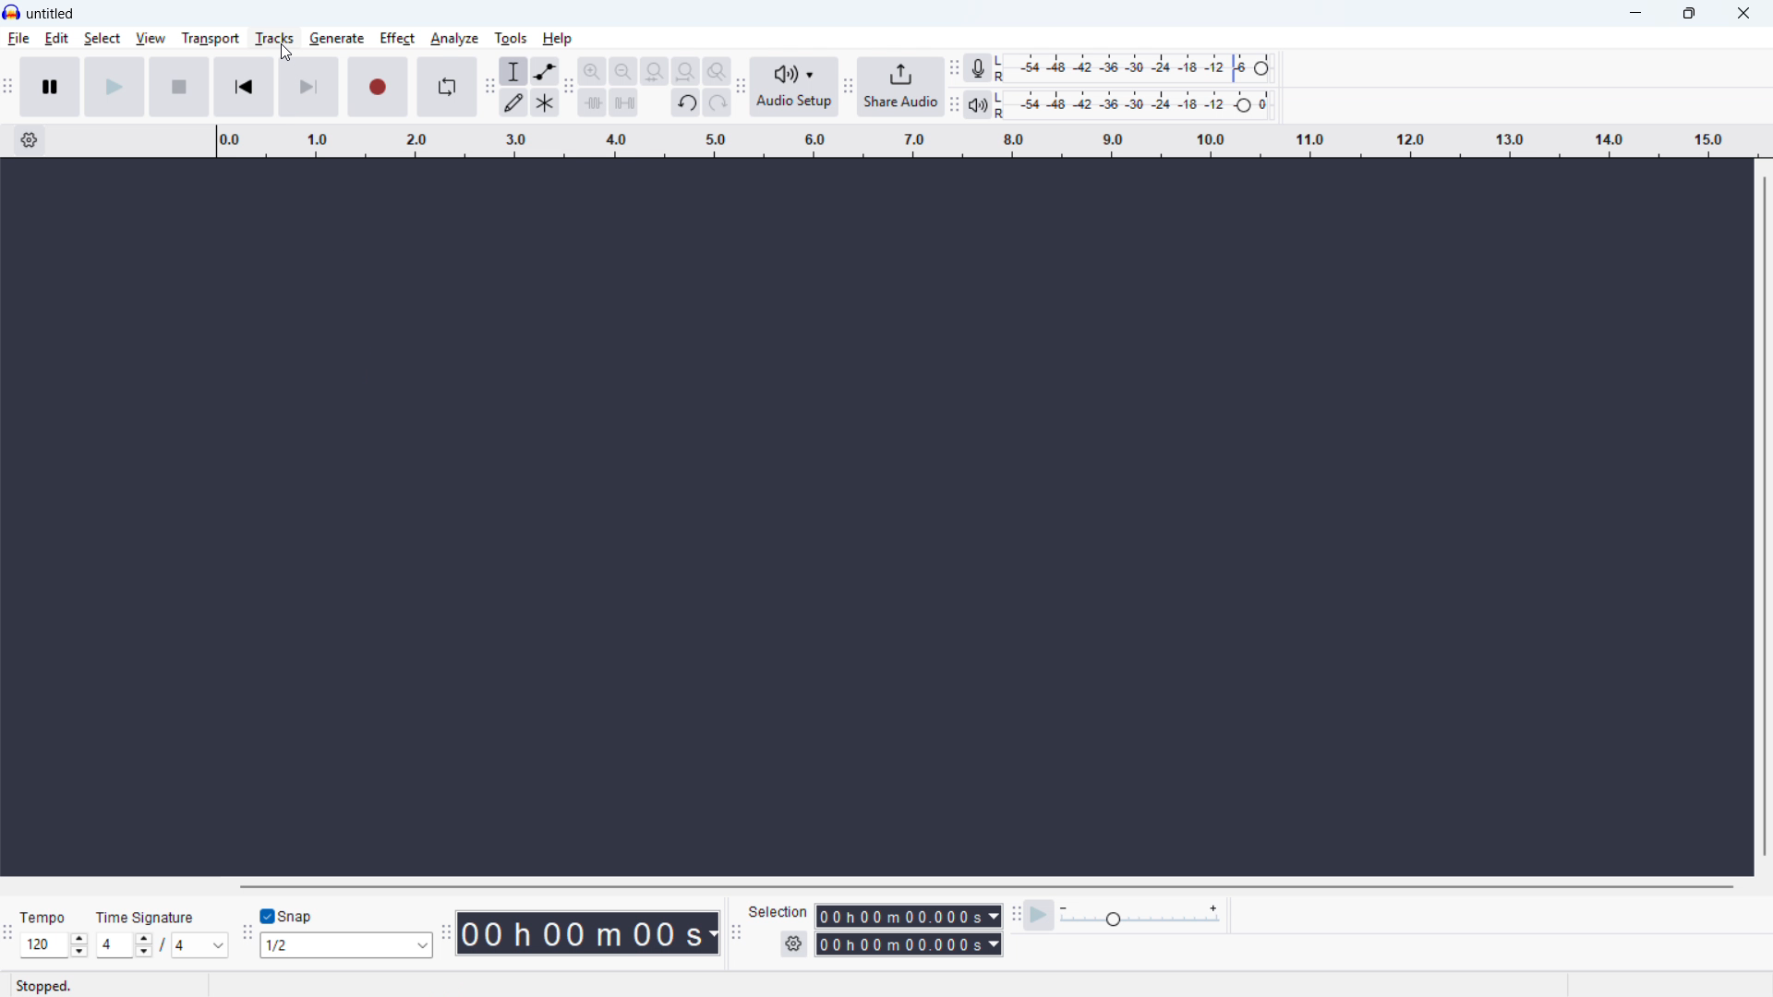 Image resolution: width=1773 pixels, height=997 pixels. Describe the element at coordinates (489, 87) in the screenshot. I see `Tools toolbar ` at that location.